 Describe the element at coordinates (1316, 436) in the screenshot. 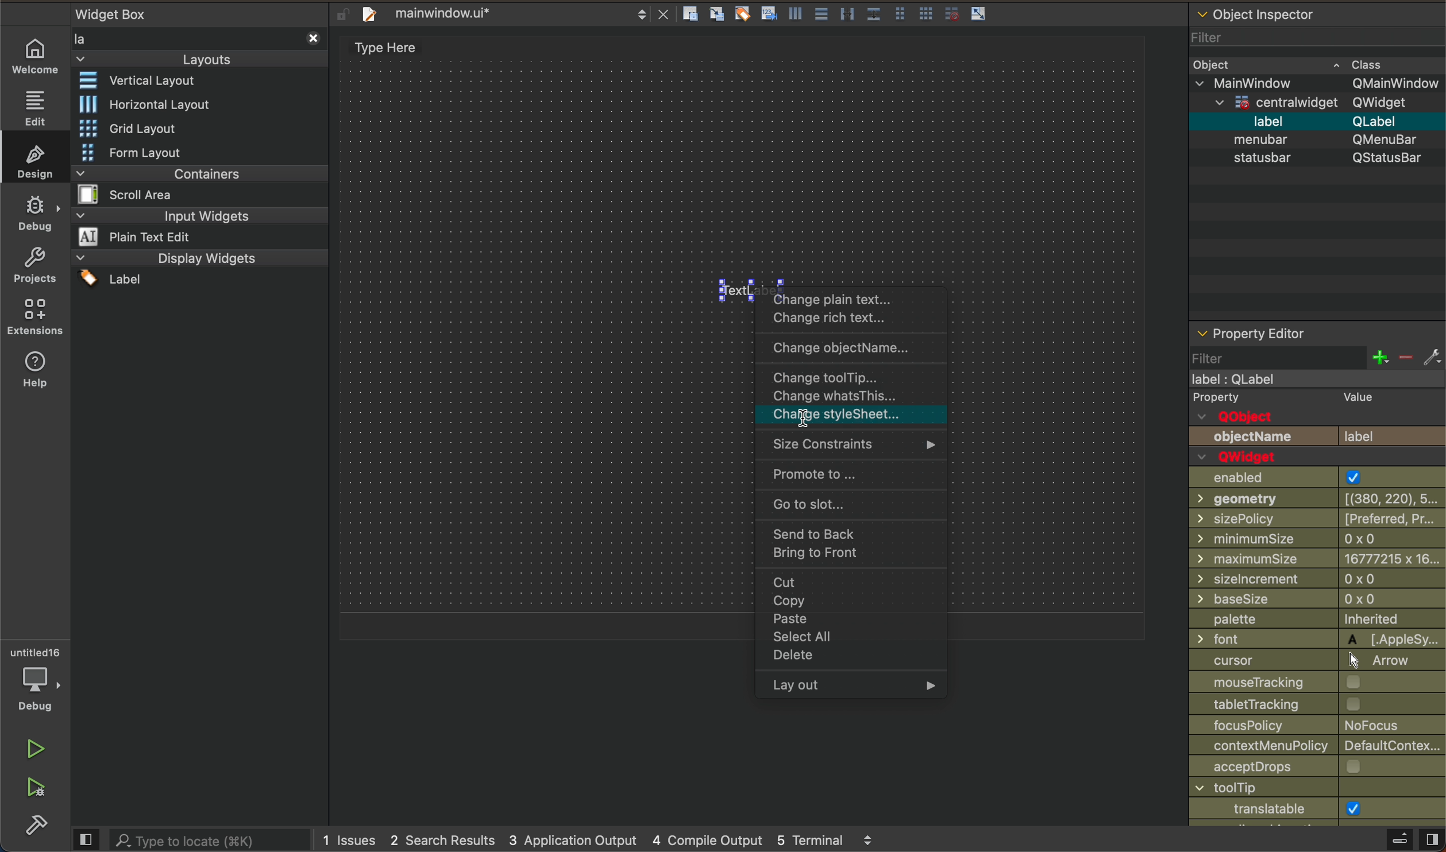

I see `object name` at that location.